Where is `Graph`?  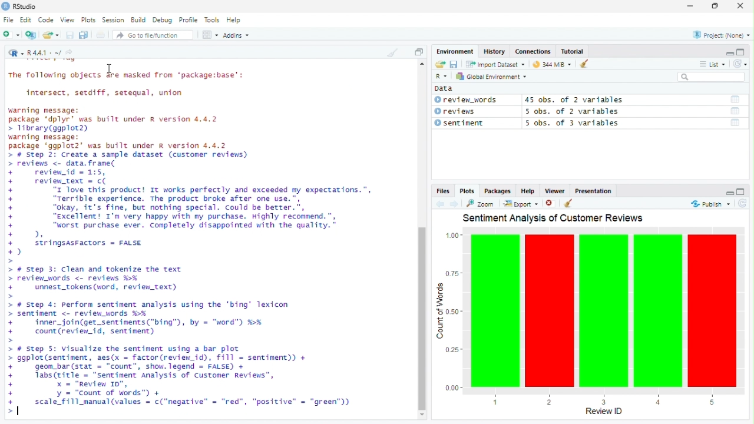 Graph is located at coordinates (590, 314).